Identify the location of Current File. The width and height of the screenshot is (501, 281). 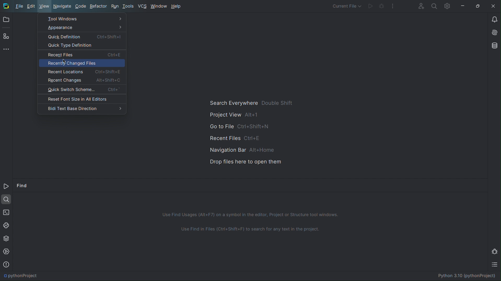
(347, 5).